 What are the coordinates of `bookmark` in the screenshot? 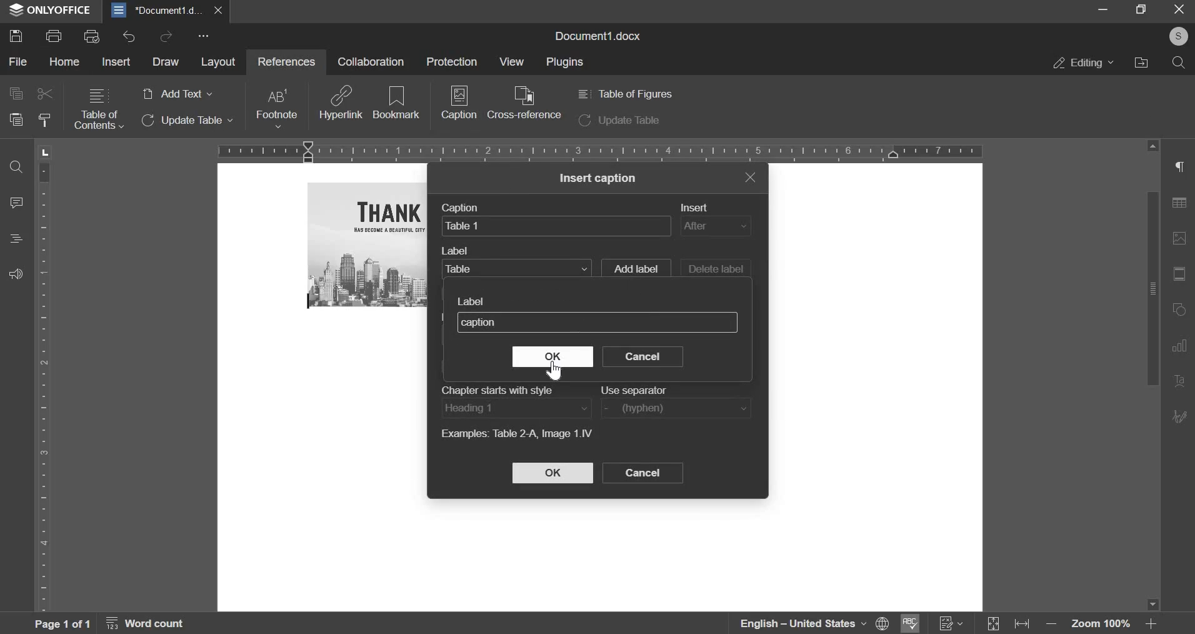 It's located at (397, 101).